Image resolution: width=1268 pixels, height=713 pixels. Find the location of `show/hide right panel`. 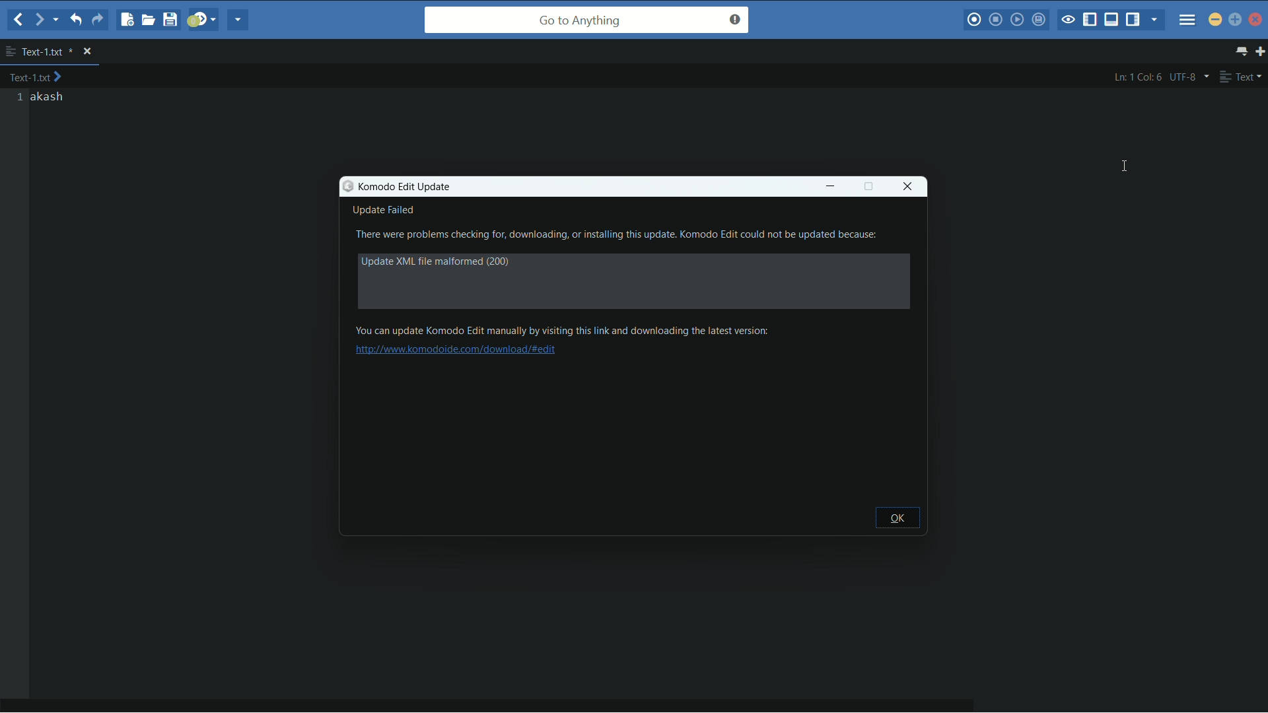

show/hide right panel is located at coordinates (1135, 20).